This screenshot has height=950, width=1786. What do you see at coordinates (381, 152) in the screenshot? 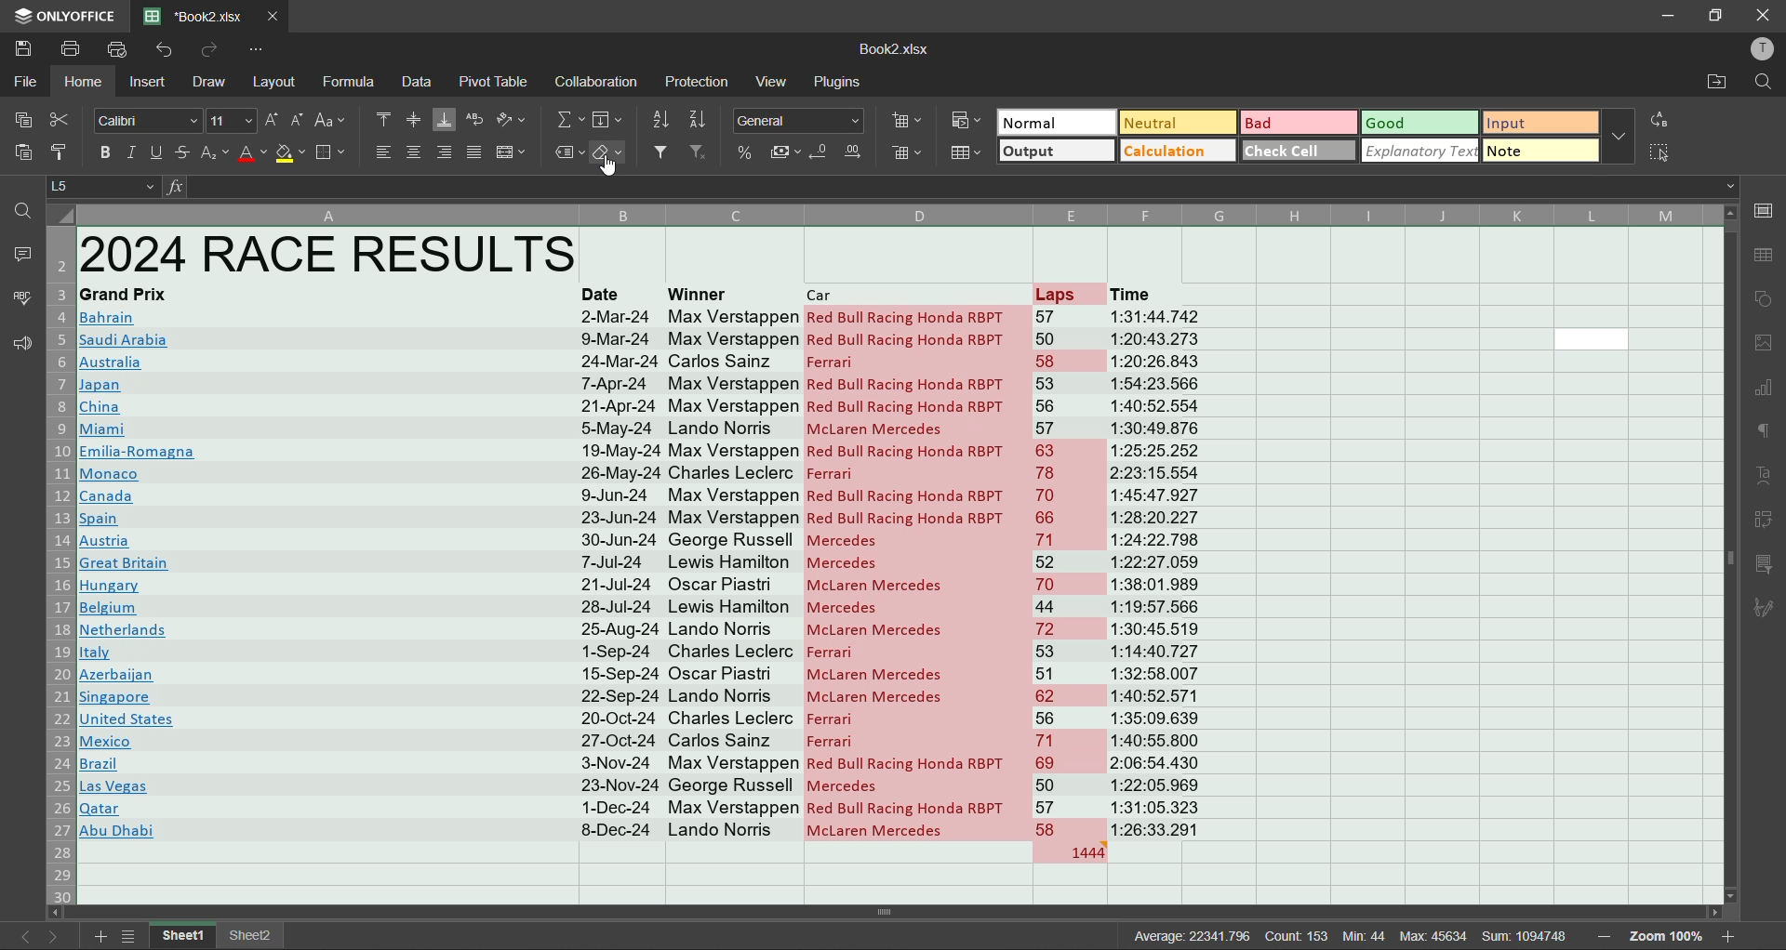
I see `align left` at bounding box center [381, 152].